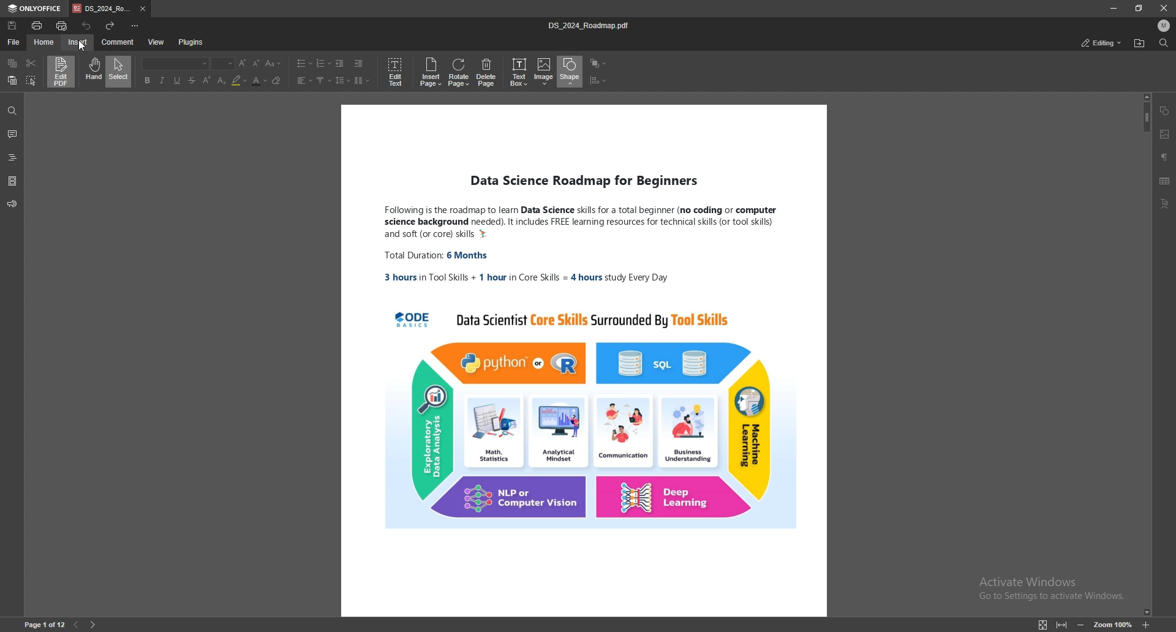 Image resolution: width=1176 pixels, height=632 pixels. I want to click on rotate page, so click(459, 72).